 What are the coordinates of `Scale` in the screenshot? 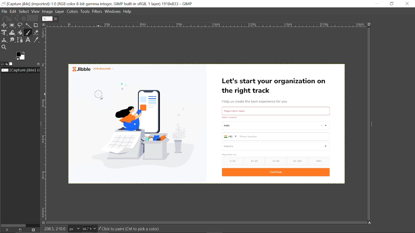 It's located at (207, 25).